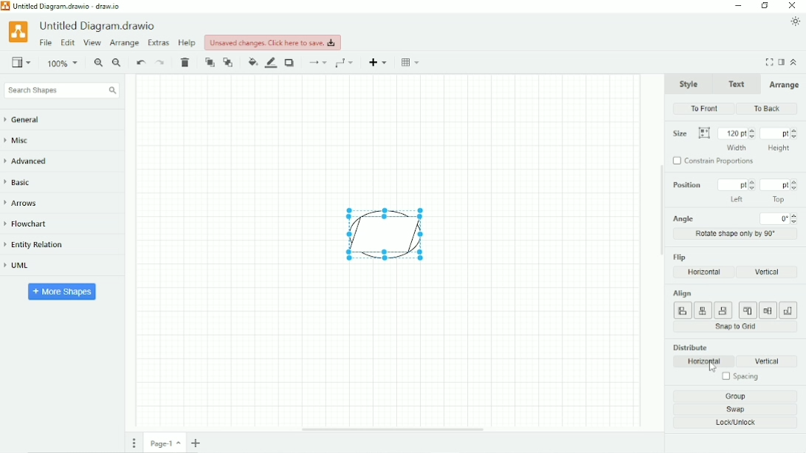  I want to click on Connection, so click(317, 63).